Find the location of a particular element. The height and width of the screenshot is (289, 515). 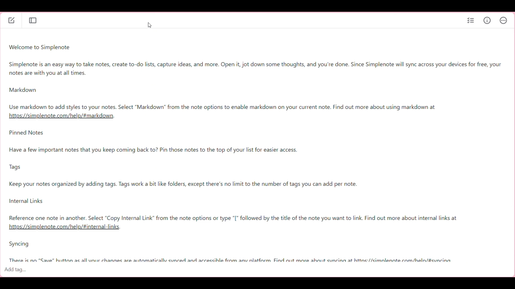

link2 is located at coordinates (67, 227).